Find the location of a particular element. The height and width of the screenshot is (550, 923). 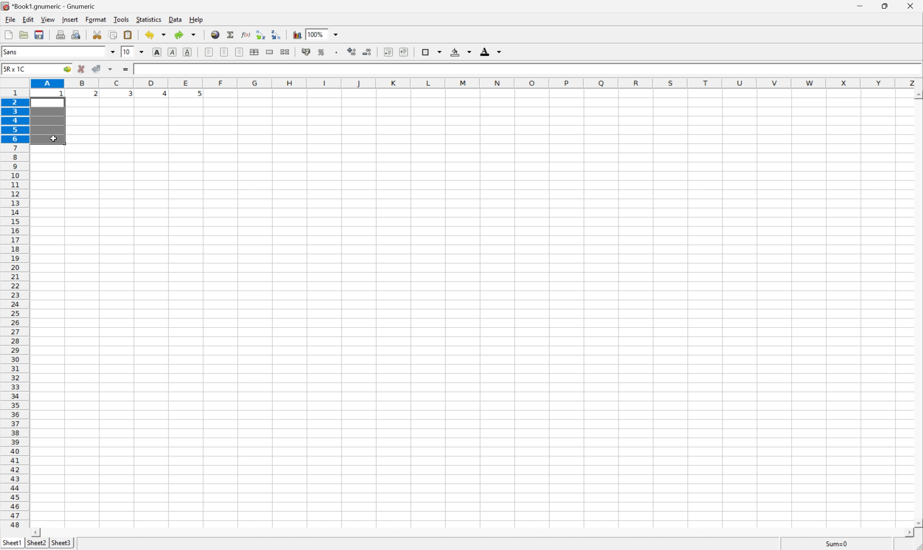

redo is located at coordinates (187, 34).